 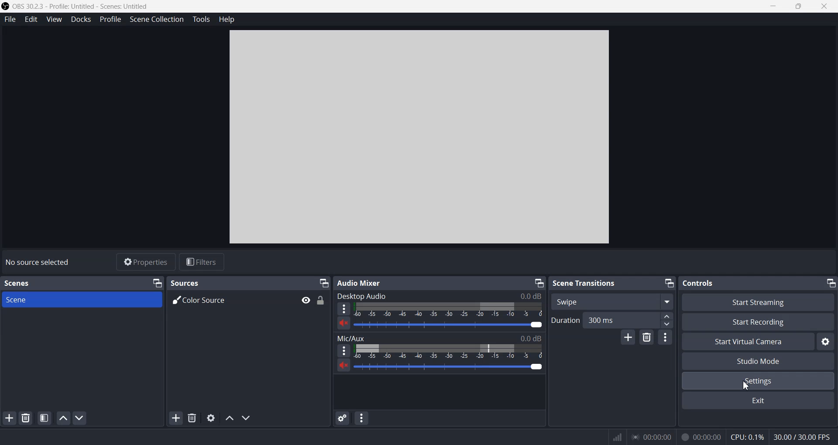 I want to click on Open scene filter, so click(x=45, y=418).